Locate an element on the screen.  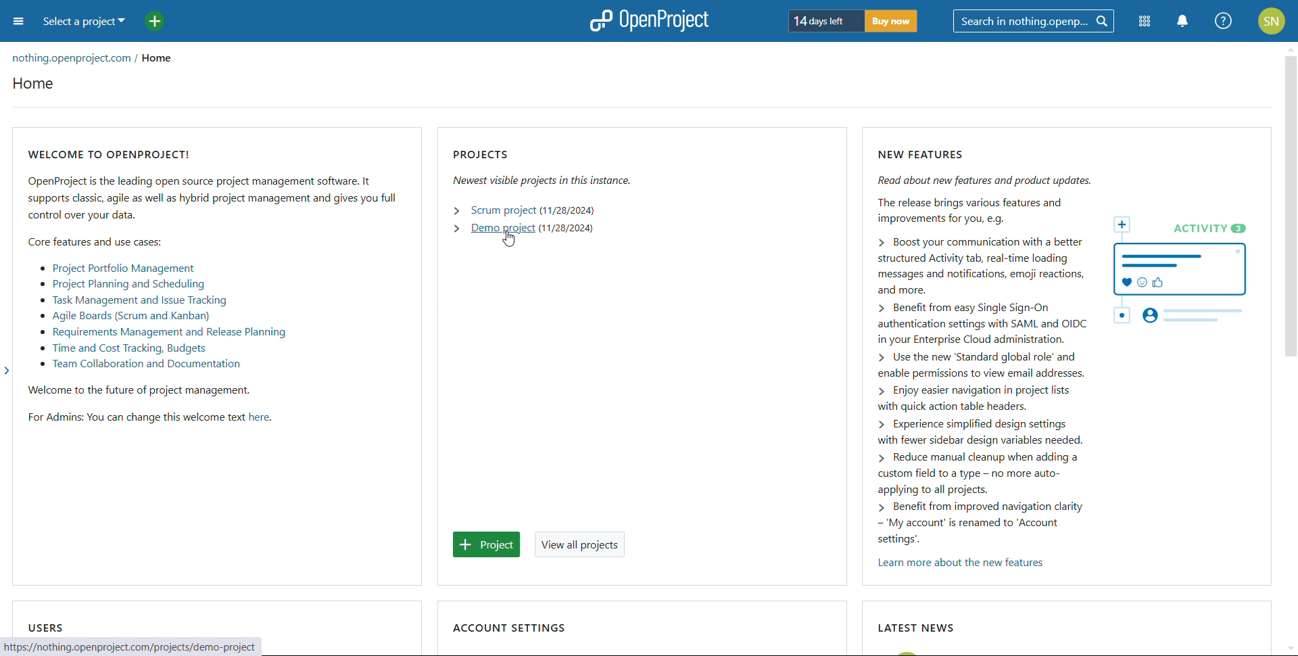
team collaboration and documentation is located at coordinates (142, 365).